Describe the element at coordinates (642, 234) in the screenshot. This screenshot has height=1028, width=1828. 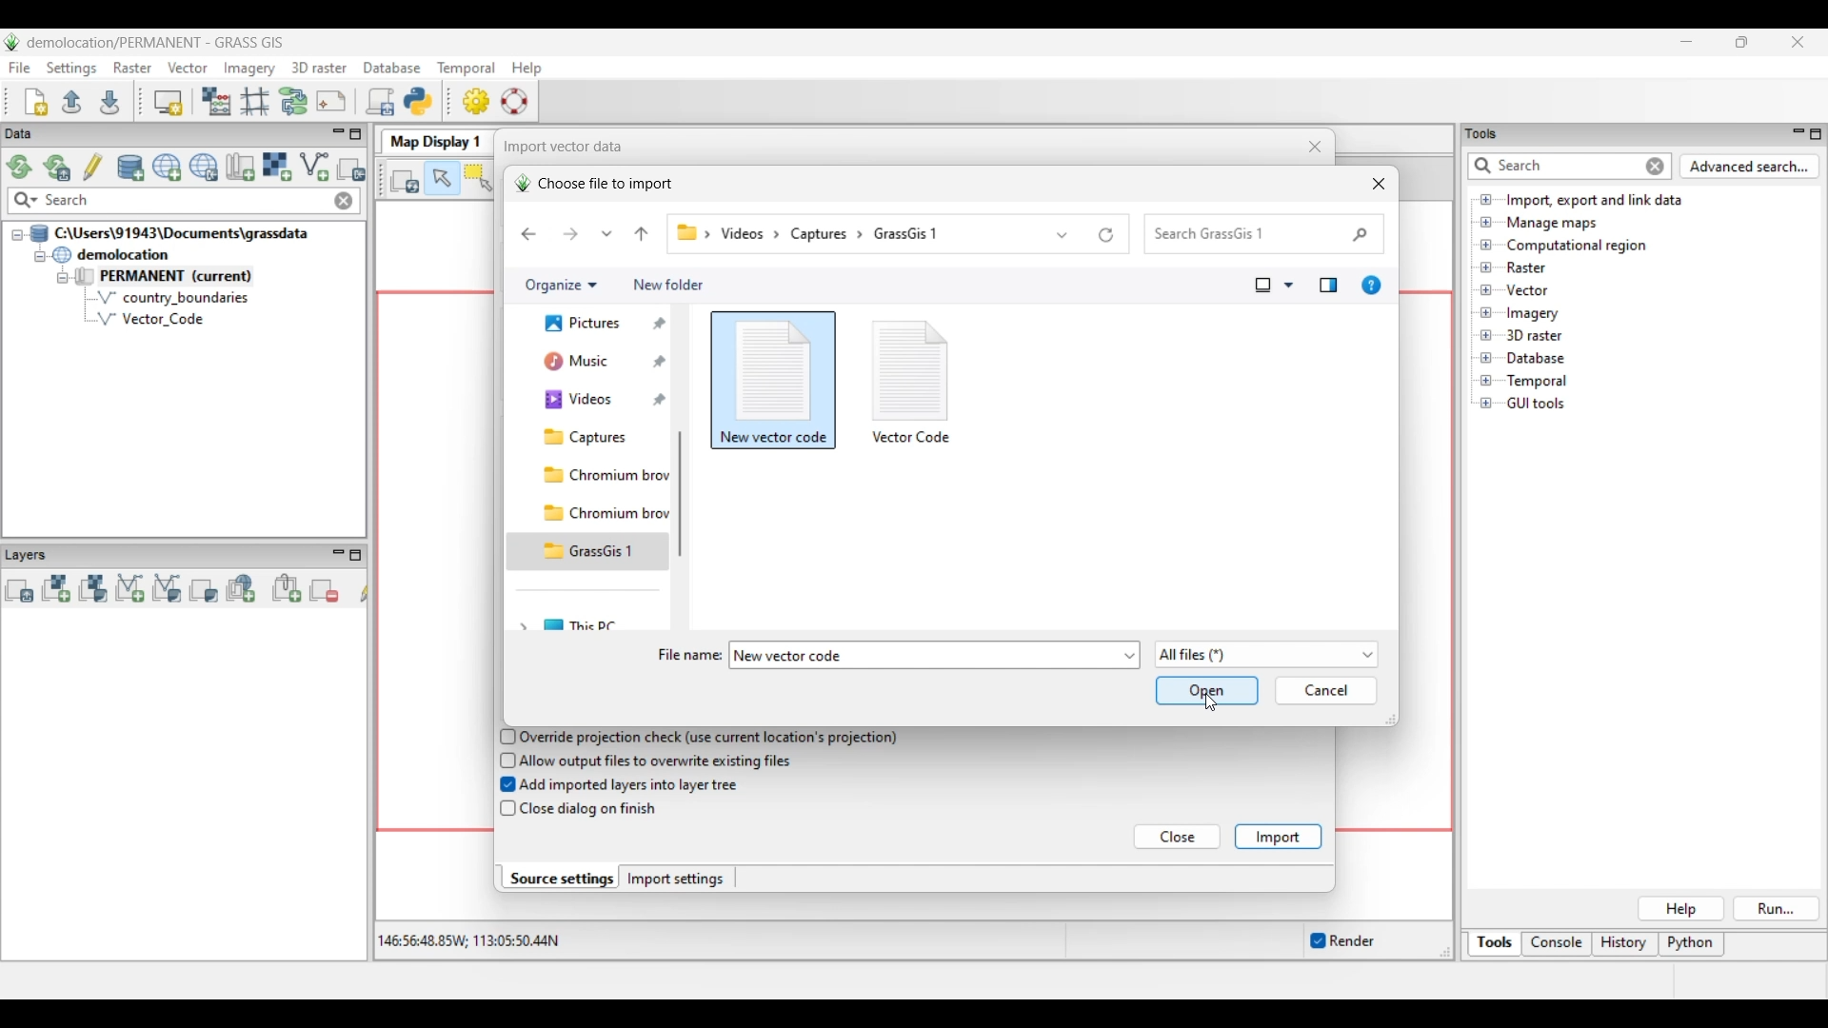
I see `Go to the file before current file in file pathway` at that location.